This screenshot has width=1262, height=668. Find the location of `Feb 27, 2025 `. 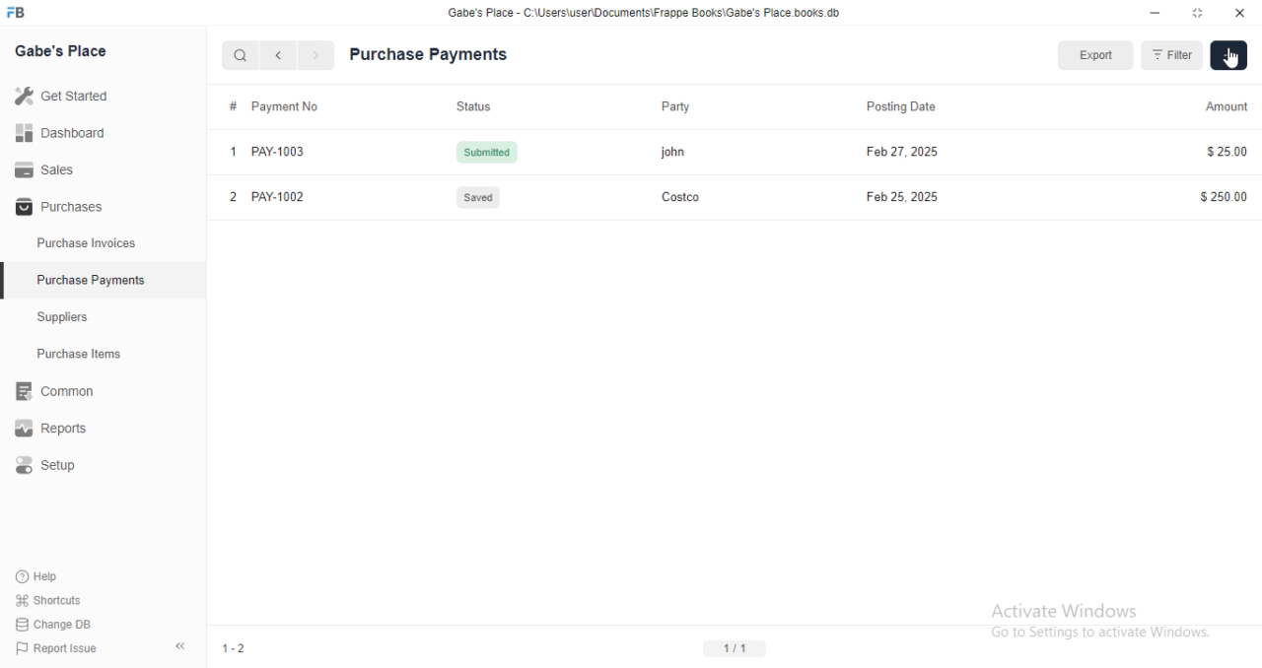

Feb 27, 2025  is located at coordinates (905, 151).